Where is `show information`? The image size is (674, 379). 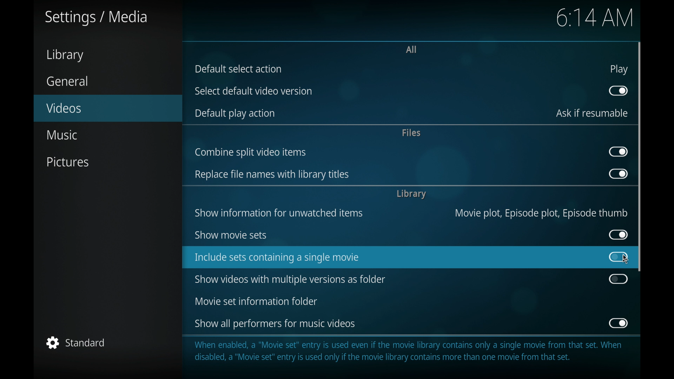
show information is located at coordinates (279, 213).